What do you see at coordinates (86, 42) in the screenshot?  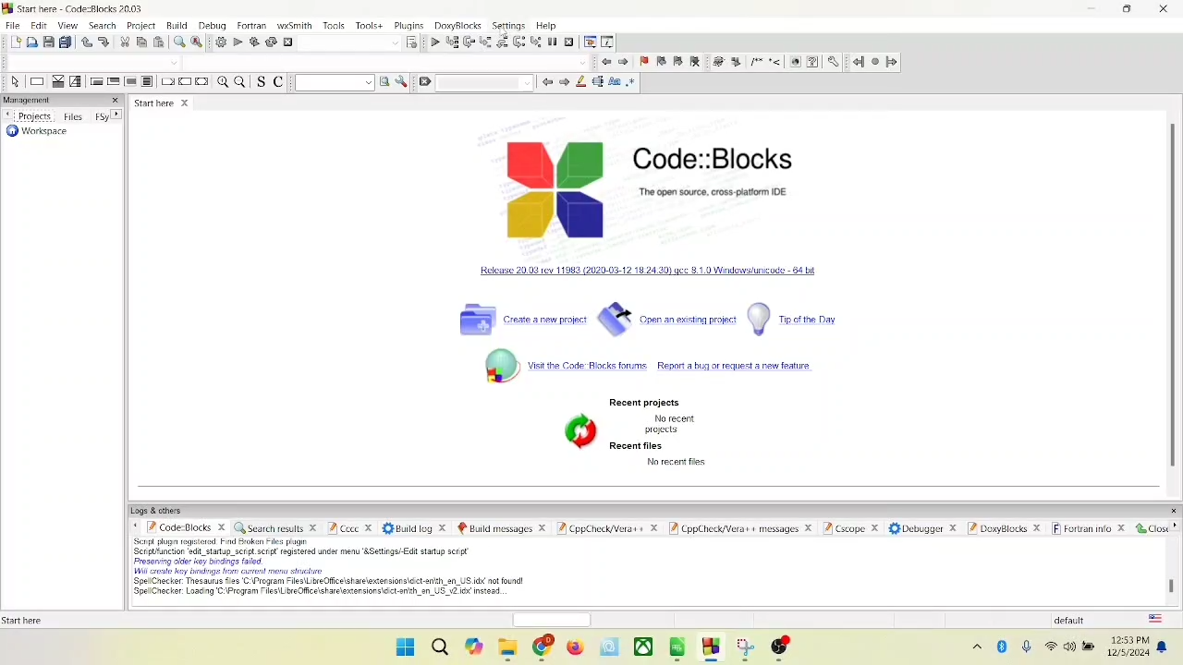 I see `undo` at bounding box center [86, 42].